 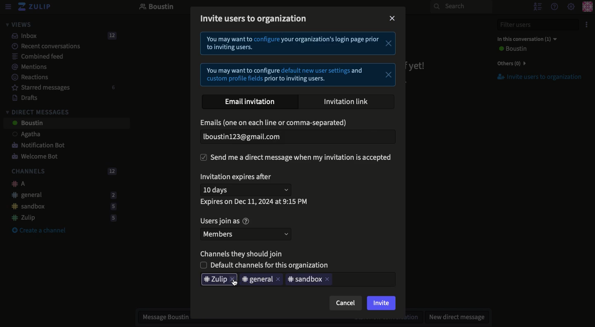 I want to click on Mentions, so click(x=26, y=67).